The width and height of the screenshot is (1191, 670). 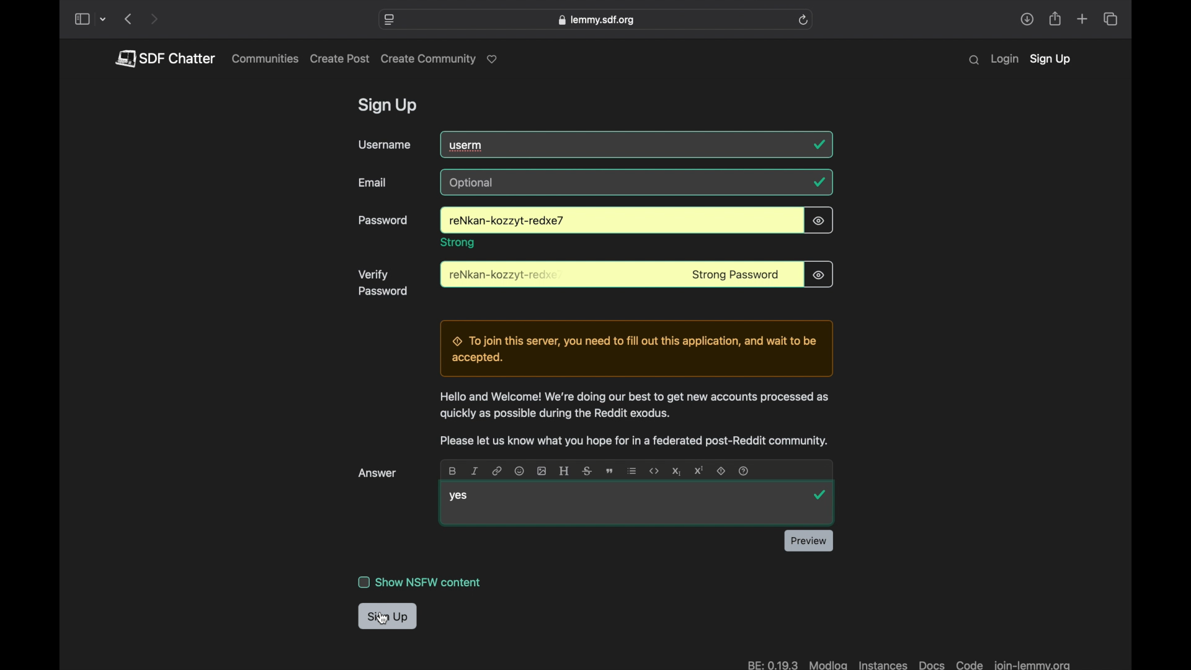 I want to click on create post, so click(x=340, y=59).